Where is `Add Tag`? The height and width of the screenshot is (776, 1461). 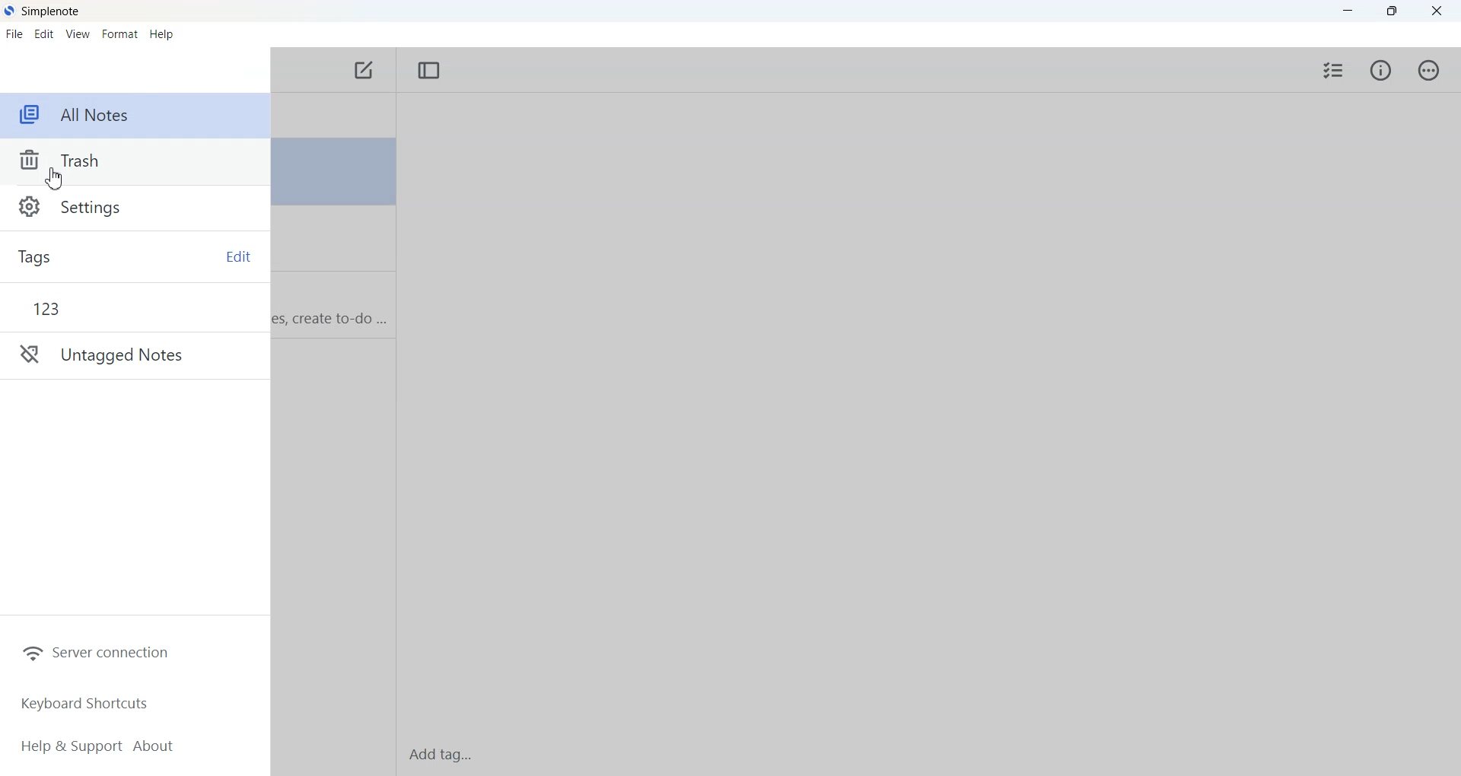
Add Tag is located at coordinates (441, 754).